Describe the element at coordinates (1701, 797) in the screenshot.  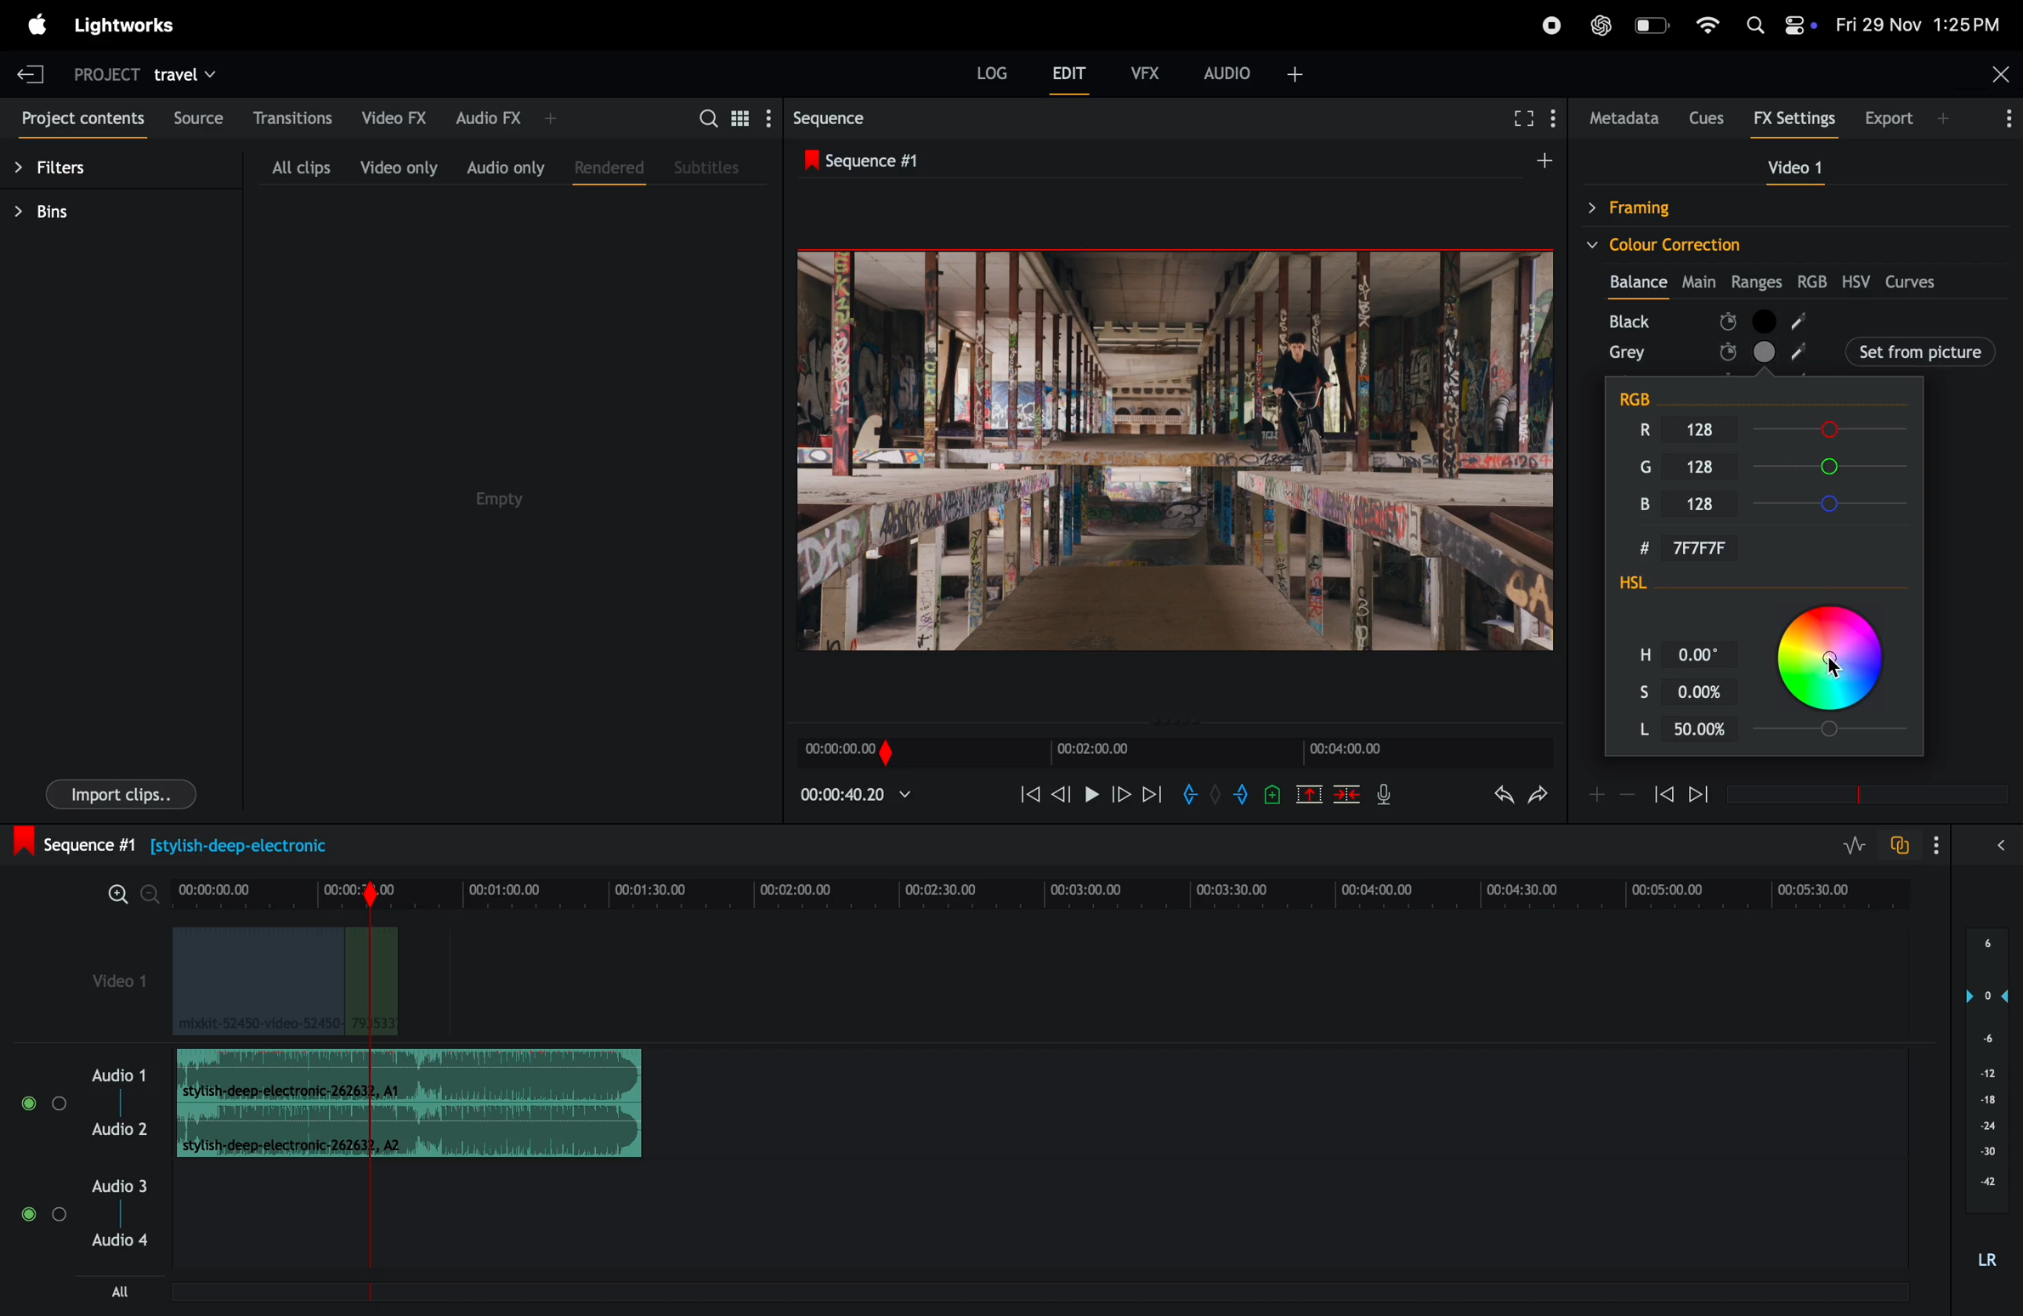
I see `forward` at that location.